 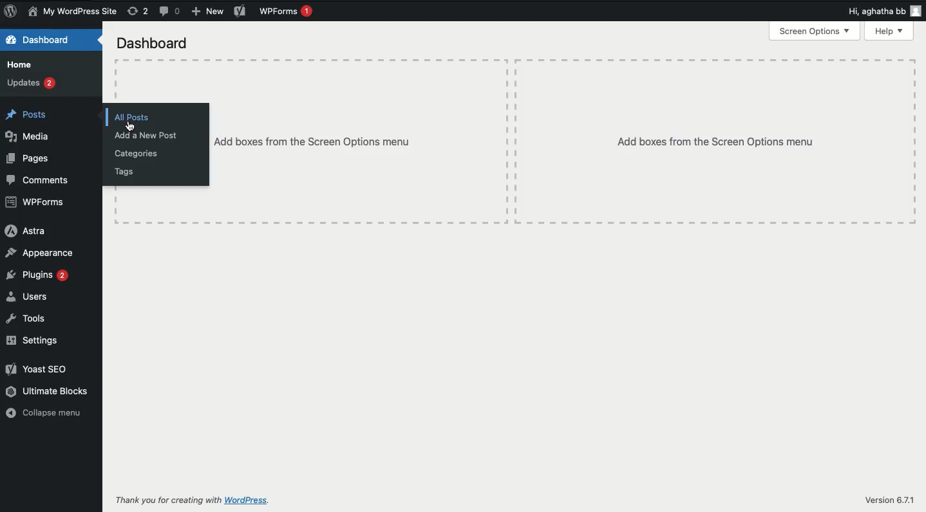 I want to click on Appearance , so click(x=41, y=253).